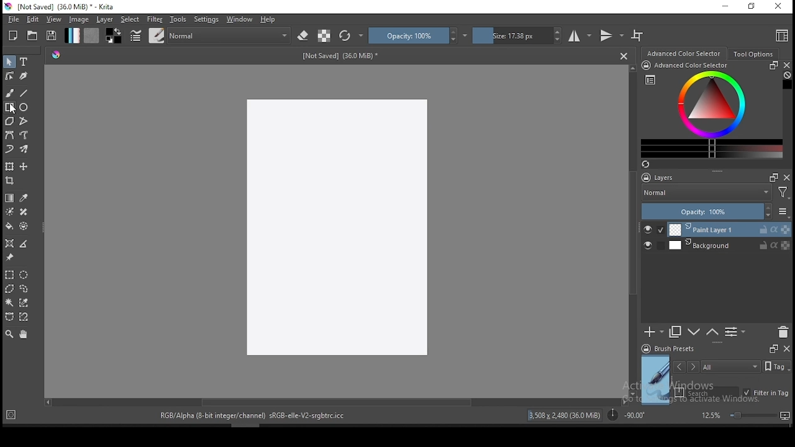 The height and width of the screenshot is (447, 795). What do you see at coordinates (783, 194) in the screenshot?
I see `Filter` at bounding box center [783, 194].